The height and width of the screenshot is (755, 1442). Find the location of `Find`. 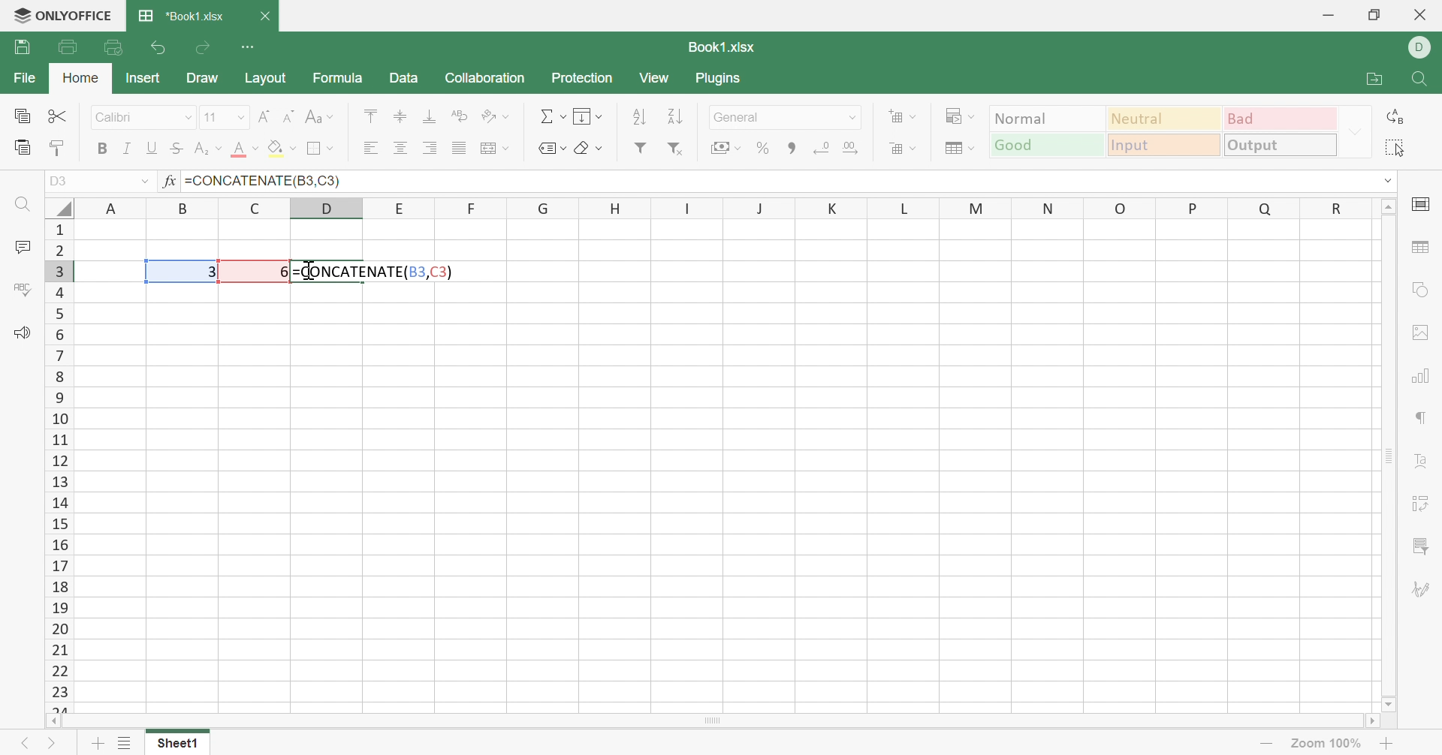

Find is located at coordinates (26, 207).